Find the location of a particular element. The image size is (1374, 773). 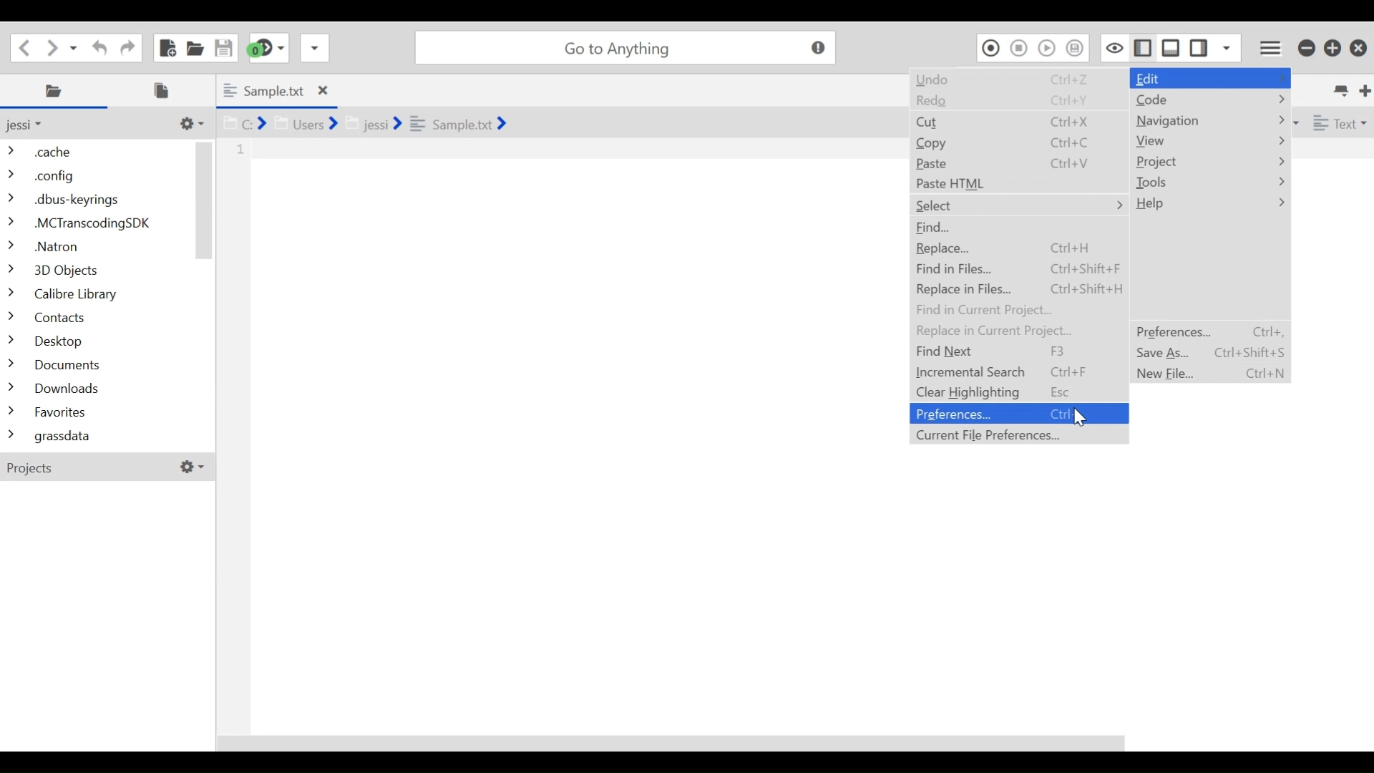

Edit is located at coordinates (1213, 79).